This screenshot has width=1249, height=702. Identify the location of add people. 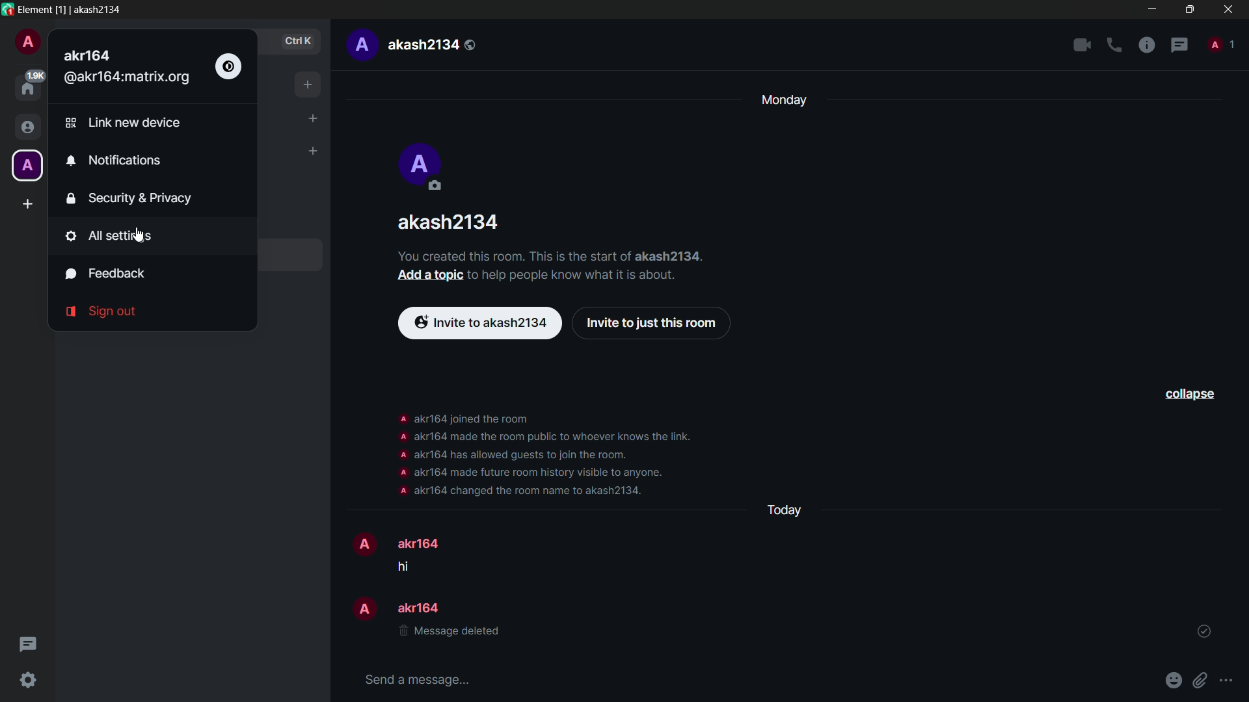
(313, 118).